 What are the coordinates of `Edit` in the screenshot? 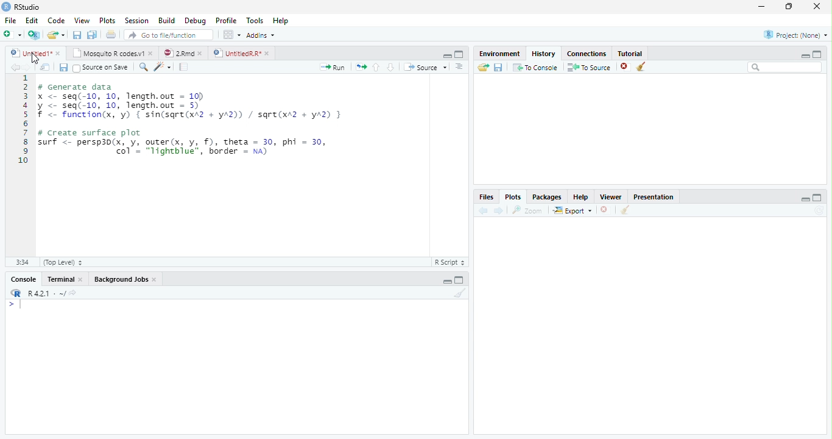 It's located at (31, 20).